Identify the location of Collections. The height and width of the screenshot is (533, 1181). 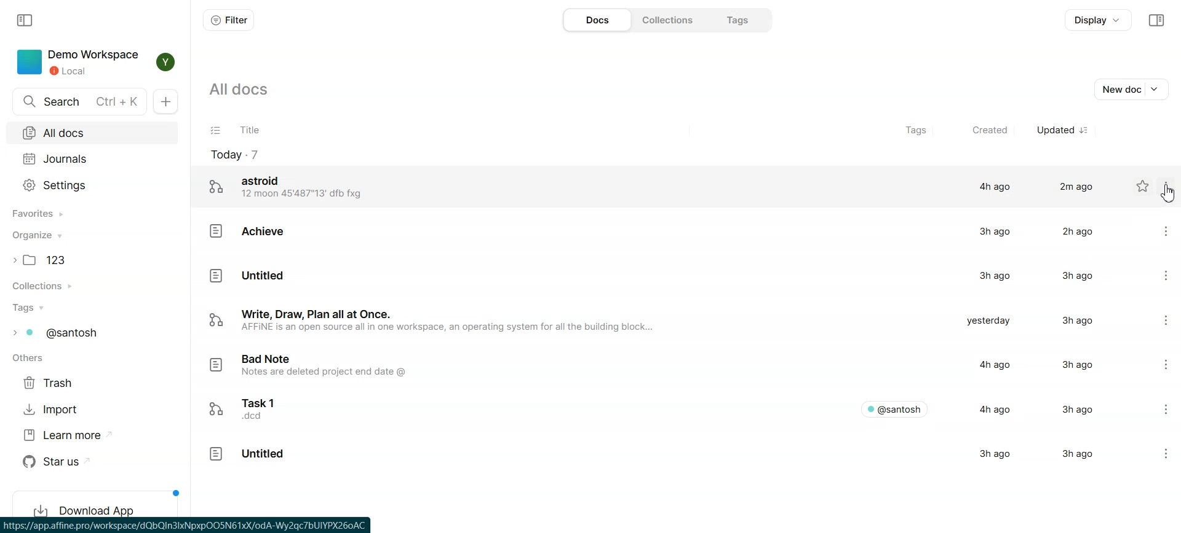
(669, 20).